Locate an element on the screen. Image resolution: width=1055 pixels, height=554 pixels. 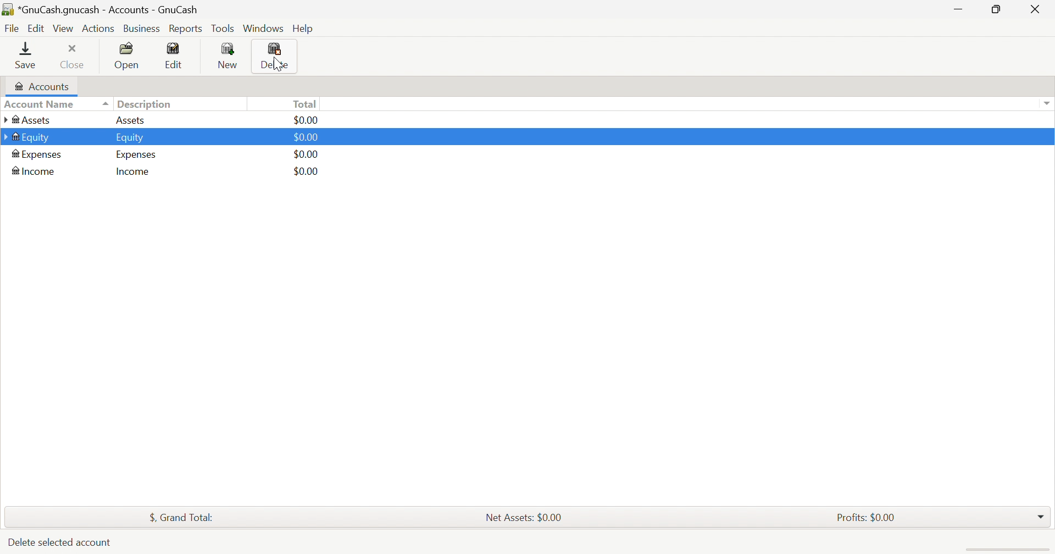
*GnuCash.gnucash - Accounts - GnuCash is located at coordinates (104, 10).